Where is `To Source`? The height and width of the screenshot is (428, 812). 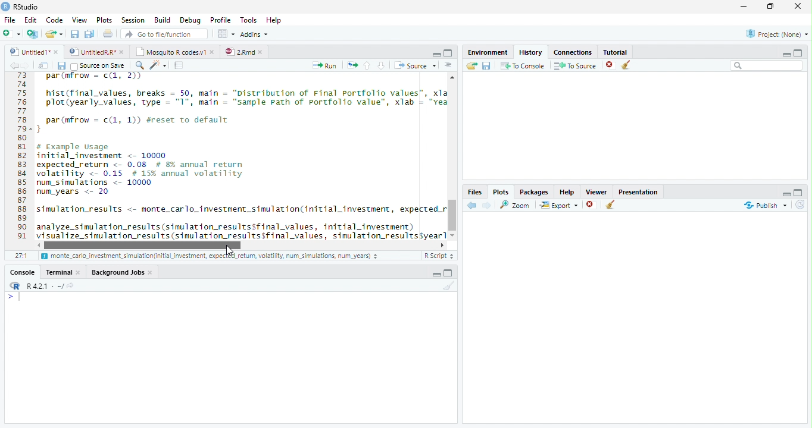
To Source is located at coordinates (575, 65).